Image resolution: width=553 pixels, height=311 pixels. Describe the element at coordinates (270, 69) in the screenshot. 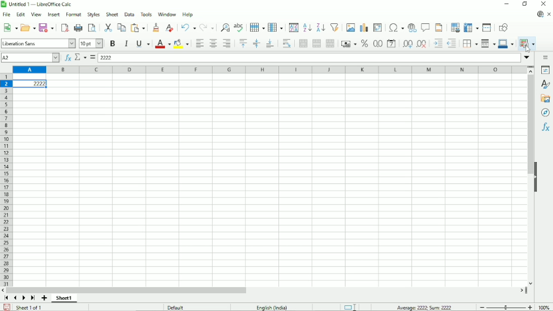

I see `Column headings` at that location.